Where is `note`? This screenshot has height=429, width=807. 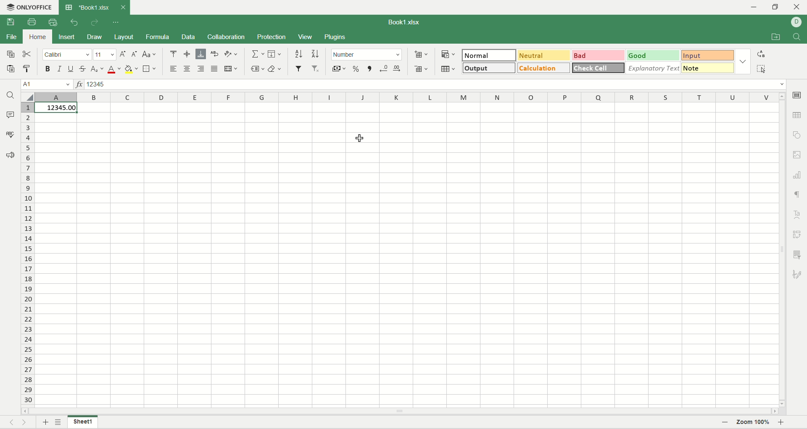
note is located at coordinates (707, 68).